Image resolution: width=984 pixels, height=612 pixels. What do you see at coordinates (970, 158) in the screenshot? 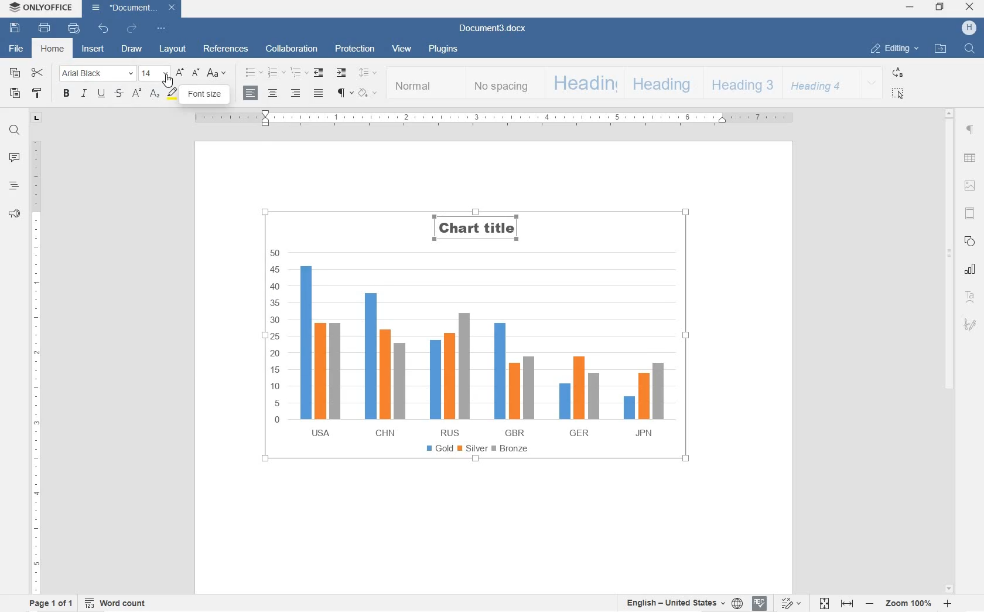
I see `TABLE SETTINGS` at bounding box center [970, 158].